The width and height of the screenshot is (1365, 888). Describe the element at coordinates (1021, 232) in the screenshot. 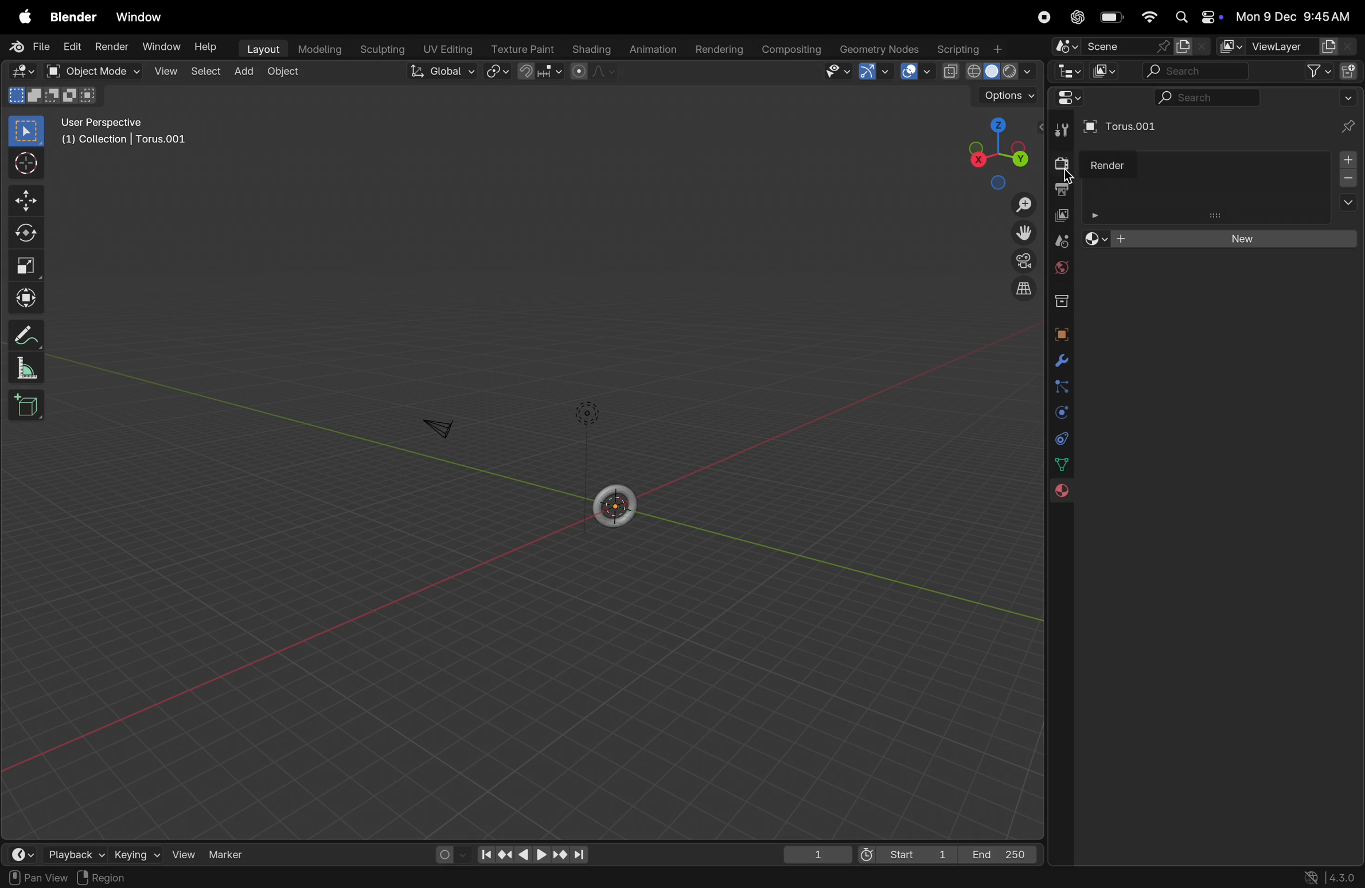

I see `Toggle view` at that location.